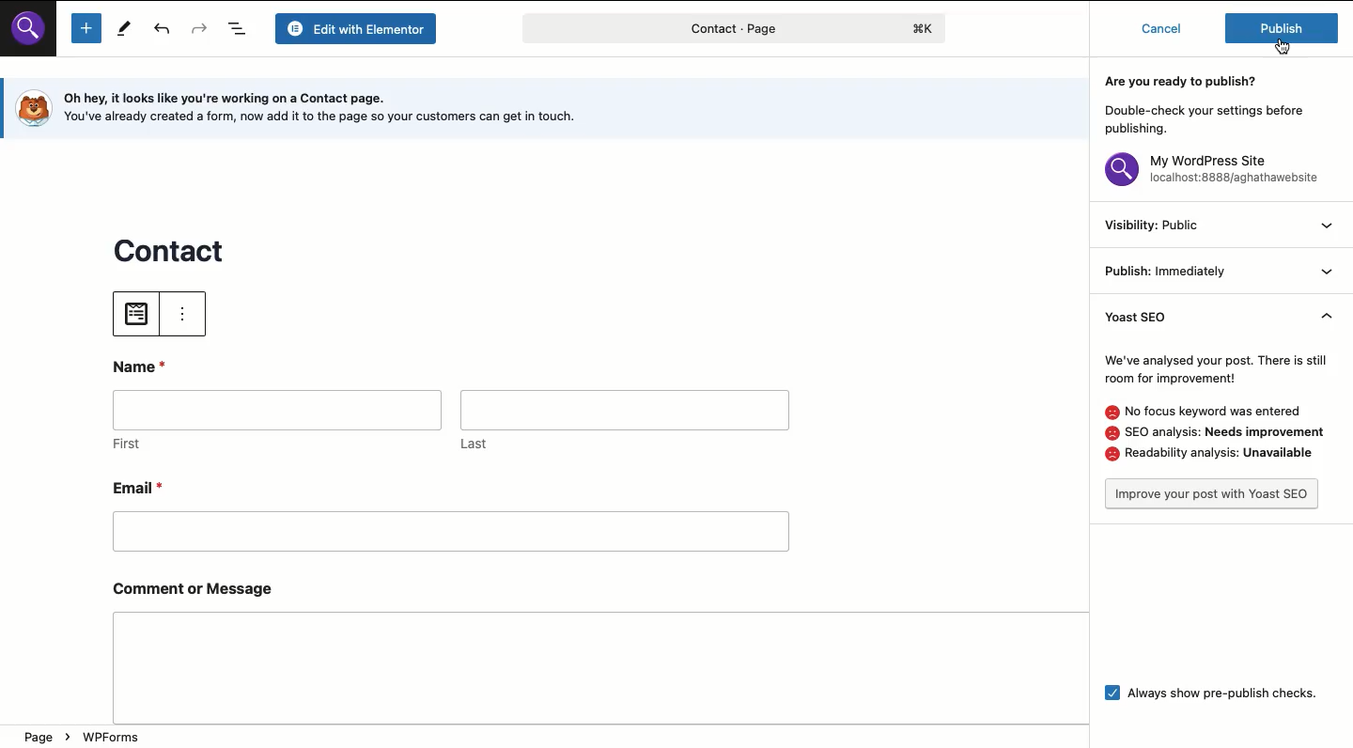  Describe the element at coordinates (450, 513) in the screenshot. I see `Email*` at that location.